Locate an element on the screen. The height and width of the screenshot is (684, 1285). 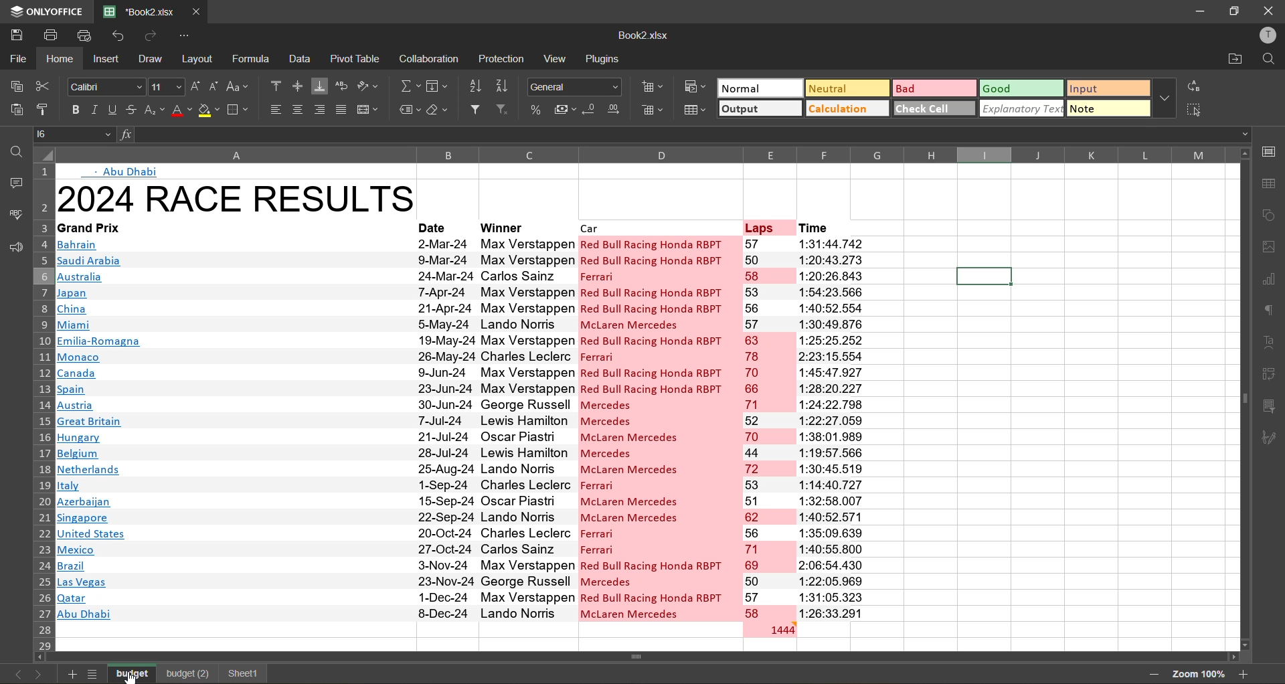
data is located at coordinates (301, 60).